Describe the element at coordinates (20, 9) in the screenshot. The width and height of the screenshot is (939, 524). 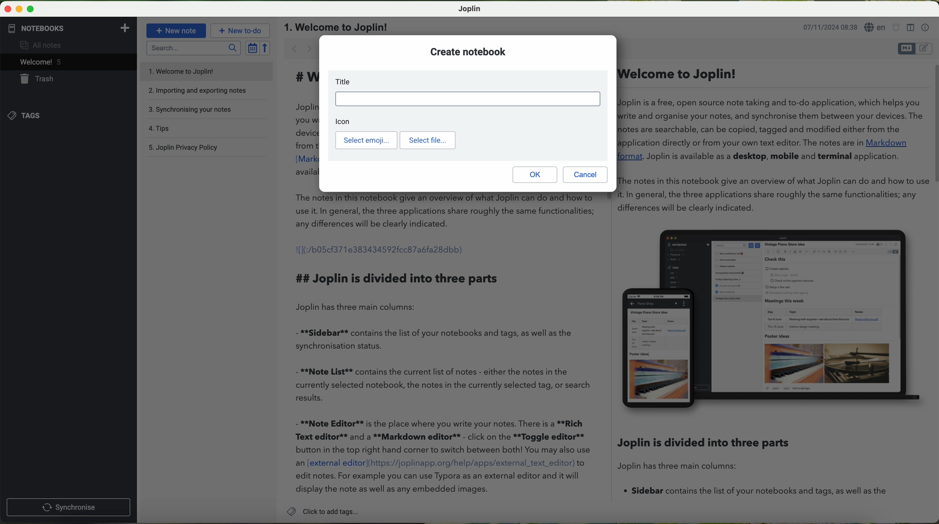
I see `minimize` at that location.